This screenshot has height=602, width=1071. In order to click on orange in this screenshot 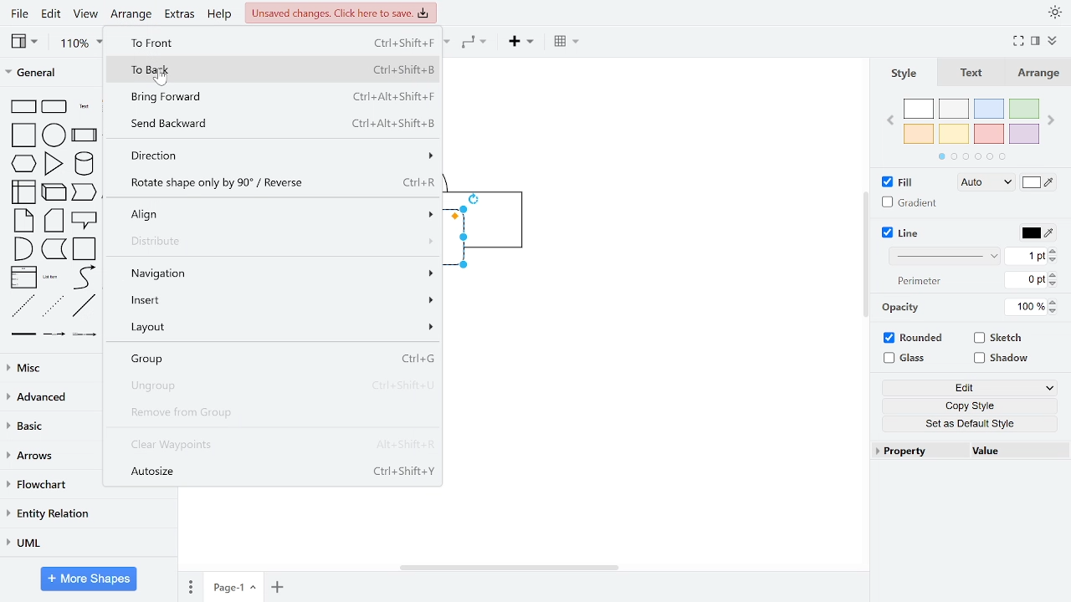, I will do `click(919, 133)`.